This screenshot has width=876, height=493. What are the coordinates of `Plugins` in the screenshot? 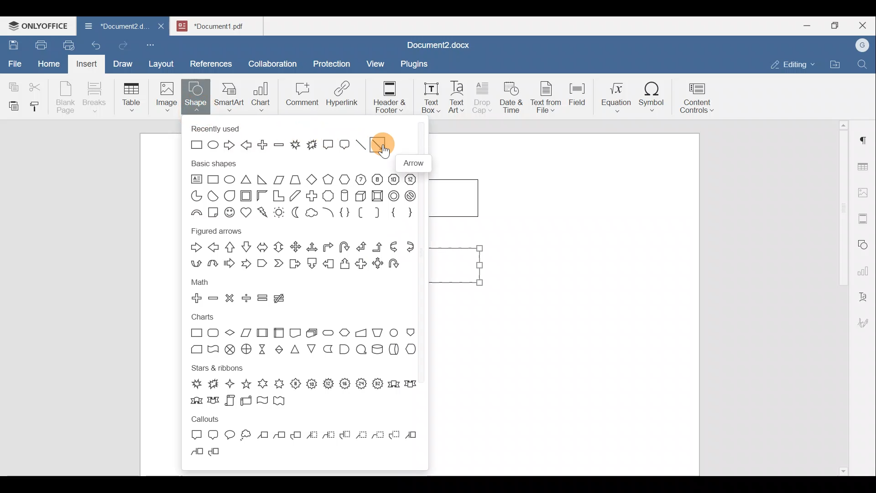 It's located at (417, 63).